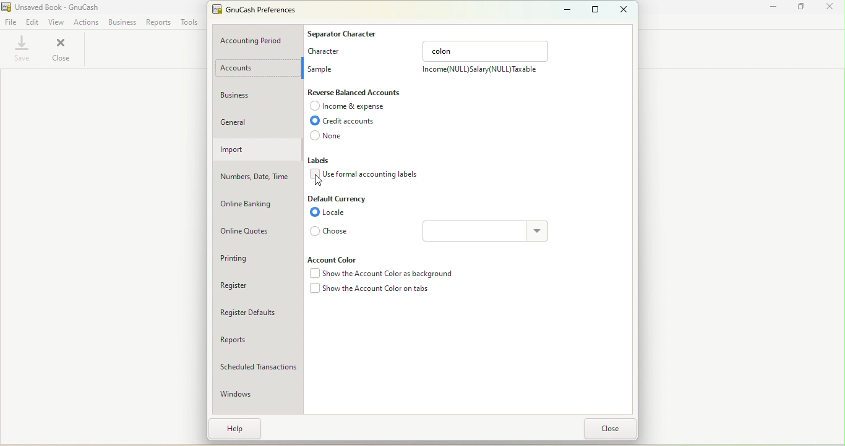 Image resolution: width=845 pixels, height=446 pixels. Describe the element at coordinates (253, 258) in the screenshot. I see `Printing` at that location.